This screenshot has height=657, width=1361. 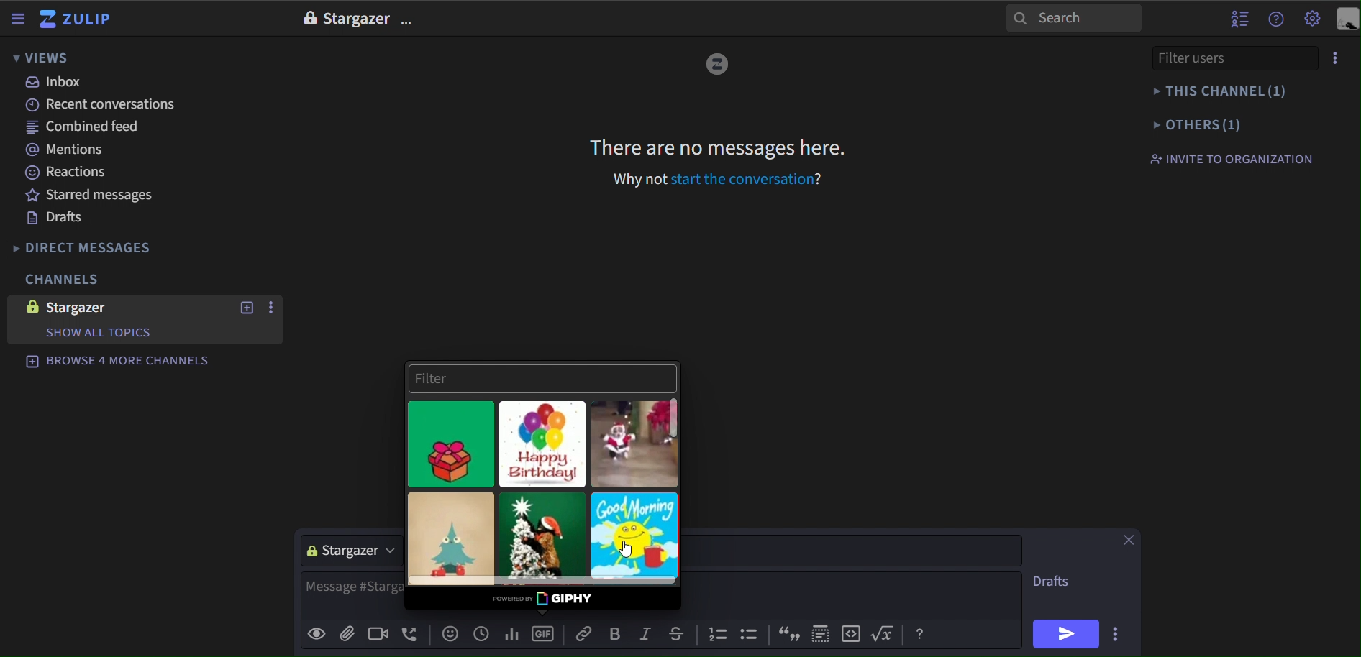 I want to click on image, so click(x=454, y=538).